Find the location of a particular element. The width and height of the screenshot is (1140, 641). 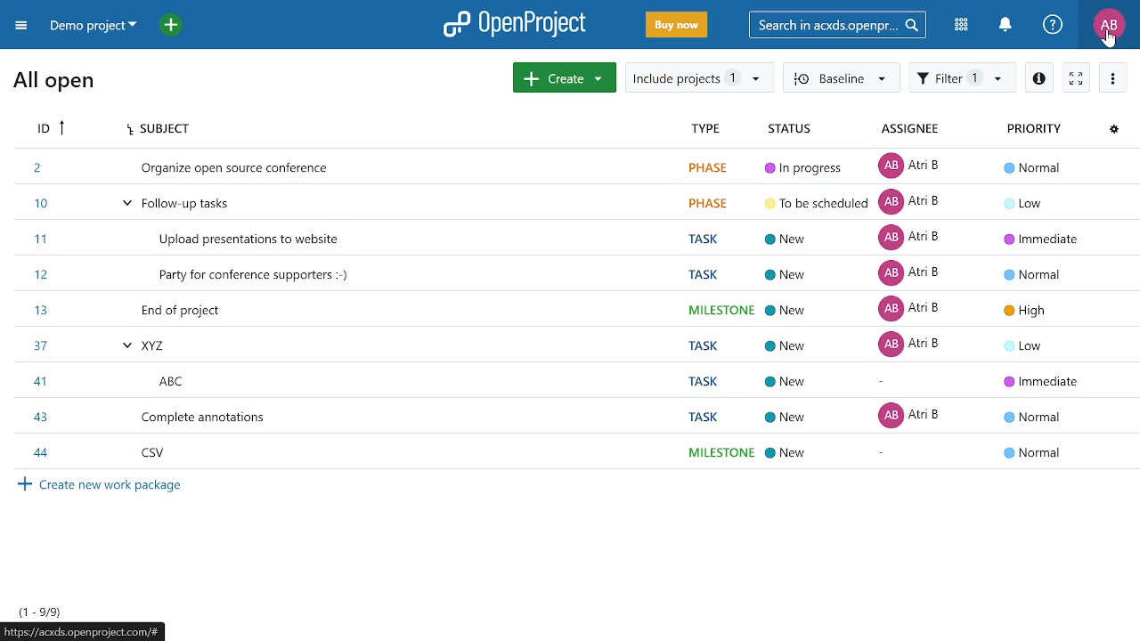

Activate zen mode is located at coordinates (1075, 77).